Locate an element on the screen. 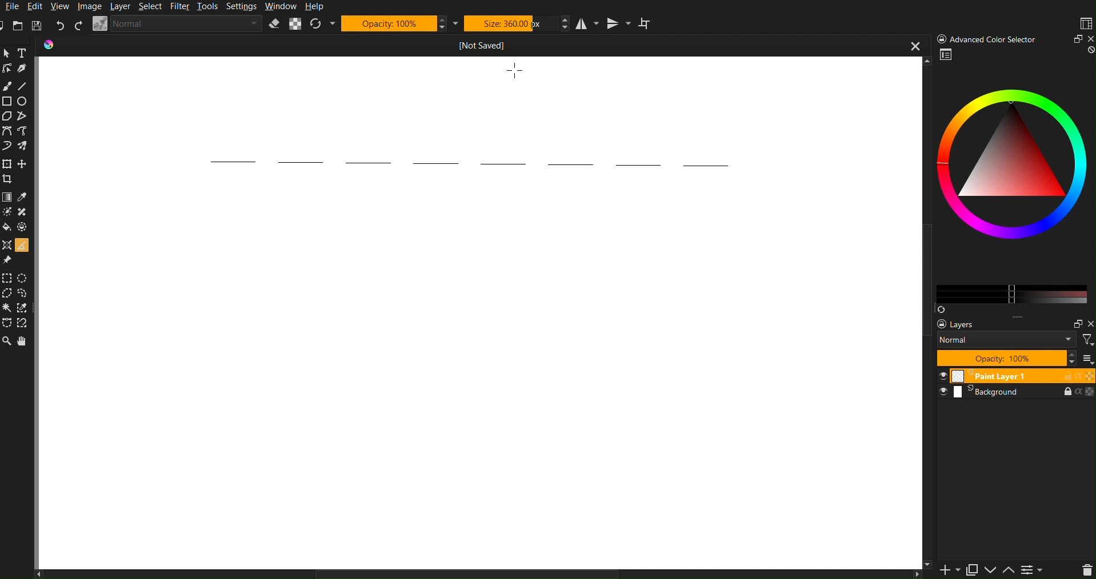  Magic Wand is located at coordinates (8, 308).